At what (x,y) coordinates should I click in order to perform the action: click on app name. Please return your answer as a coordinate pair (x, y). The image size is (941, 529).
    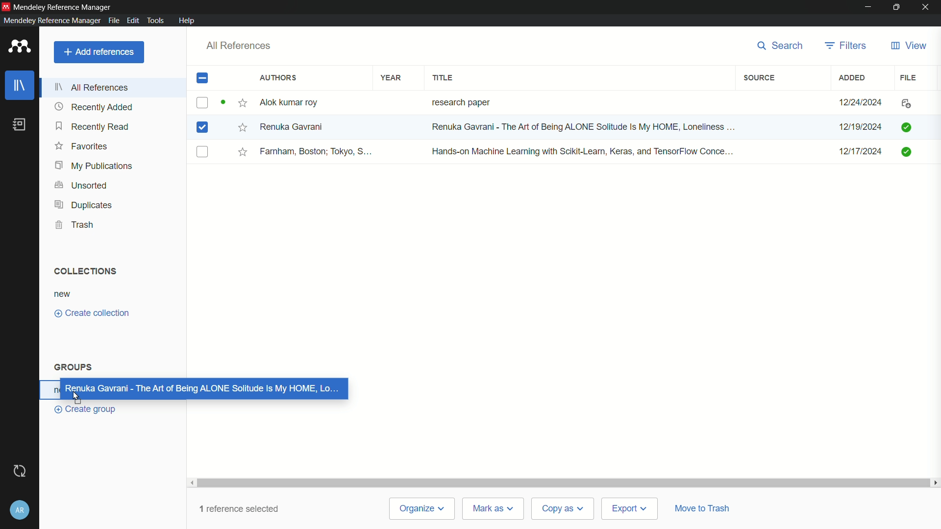
    Looking at the image, I should click on (50, 21).